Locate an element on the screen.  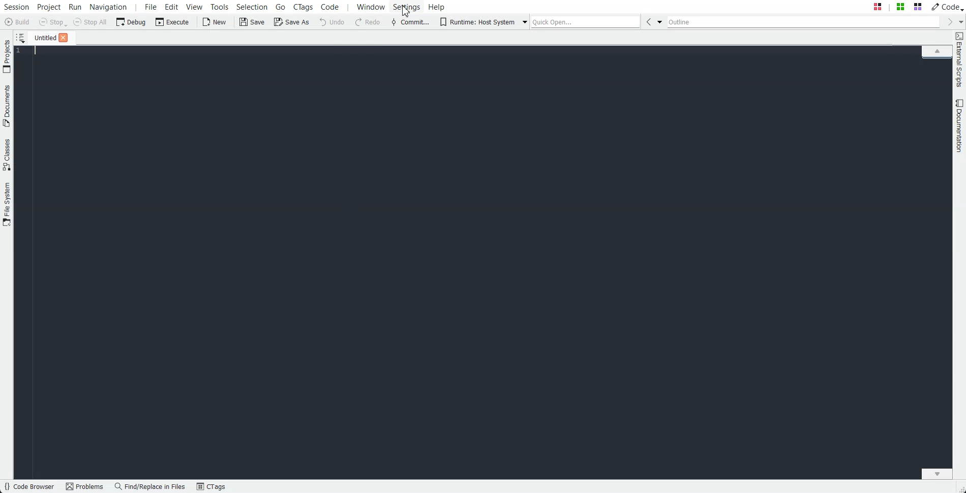
Scroll up is located at coordinates (937, 50).